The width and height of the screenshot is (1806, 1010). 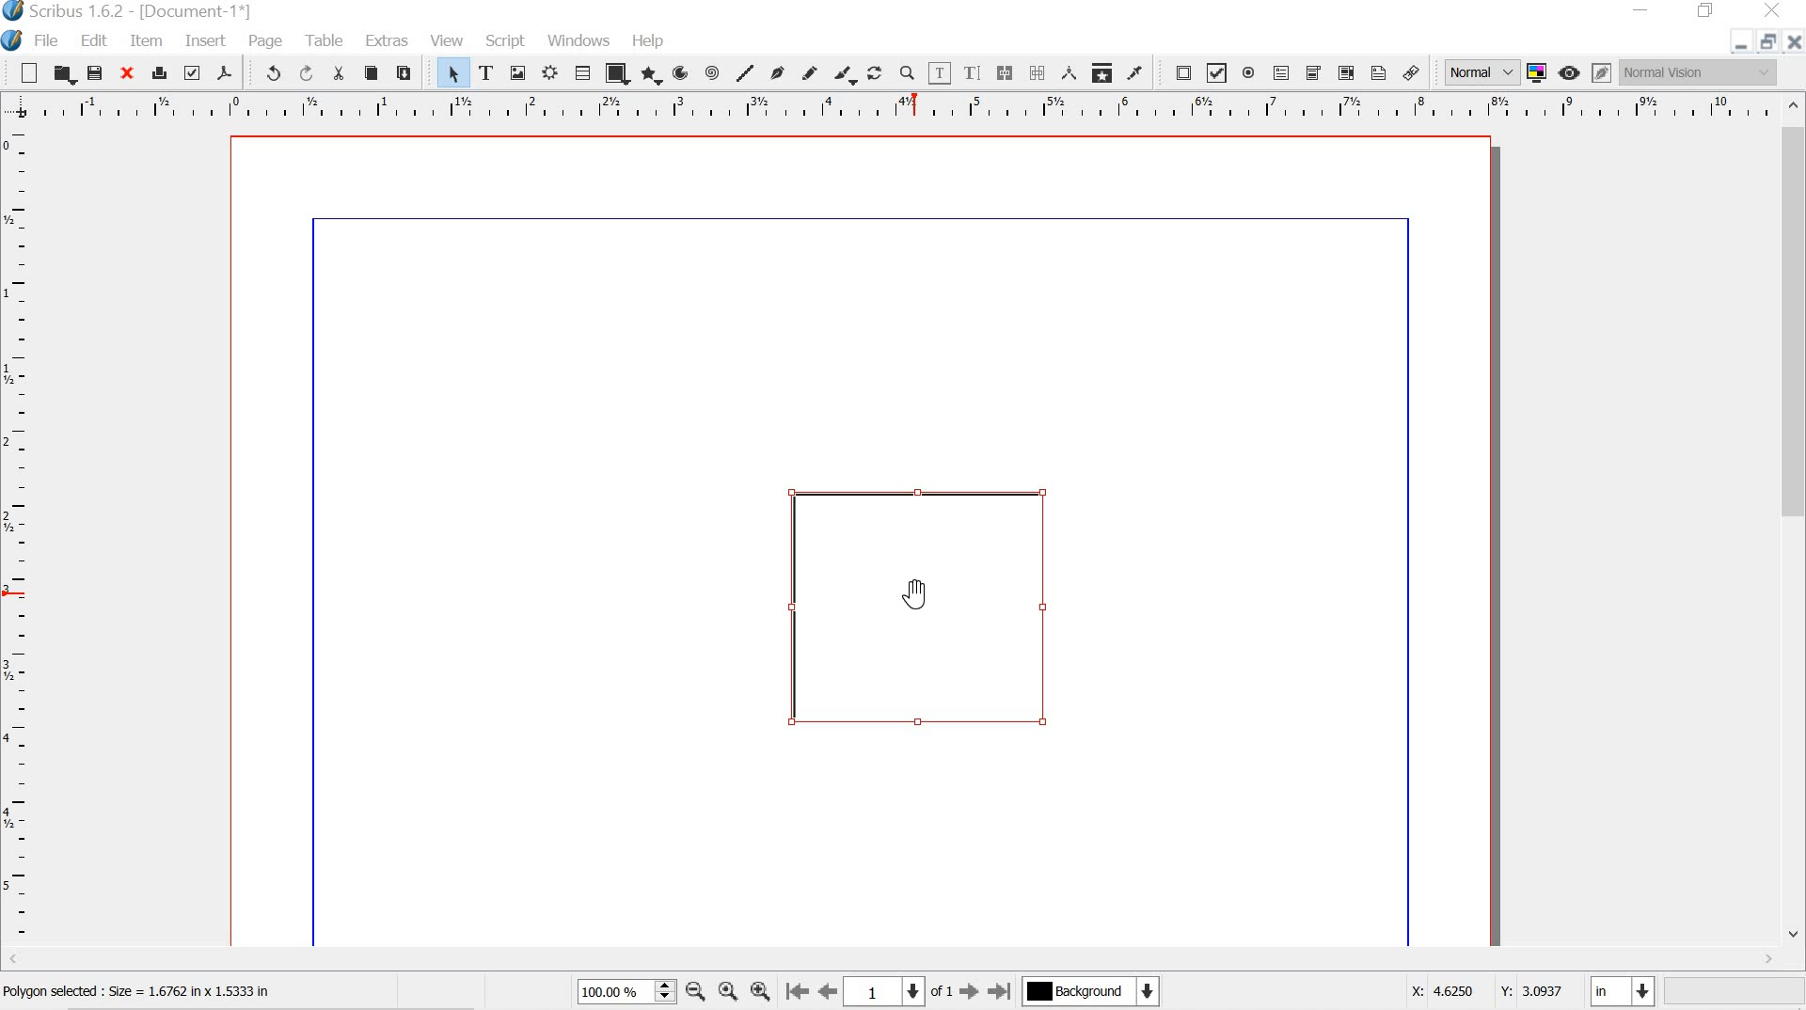 What do you see at coordinates (777, 71) in the screenshot?
I see `bezier curve` at bounding box center [777, 71].